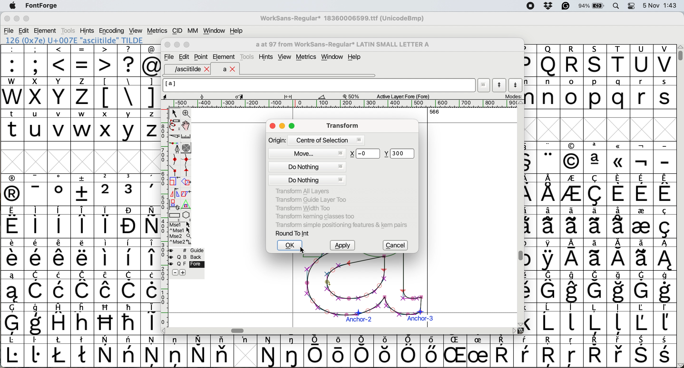  What do you see at coordinates (83, 351) in the screenshot?
I see `symbol` at bounding box center [83, 351].